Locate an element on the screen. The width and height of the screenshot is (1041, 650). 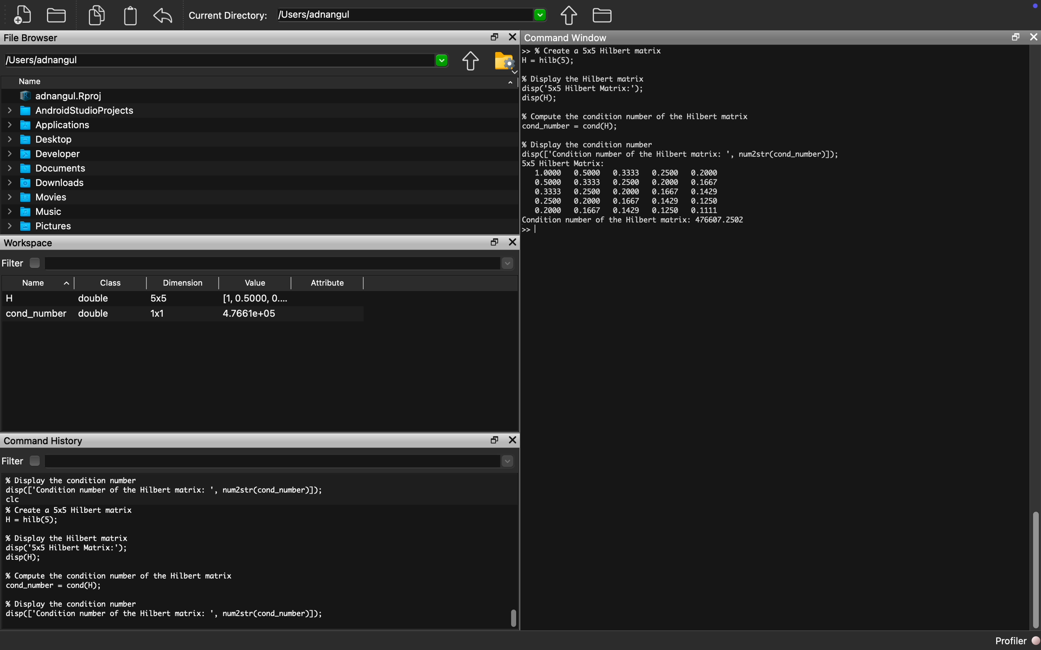
[Users/adnangul  is located at coordinates (412, 16).